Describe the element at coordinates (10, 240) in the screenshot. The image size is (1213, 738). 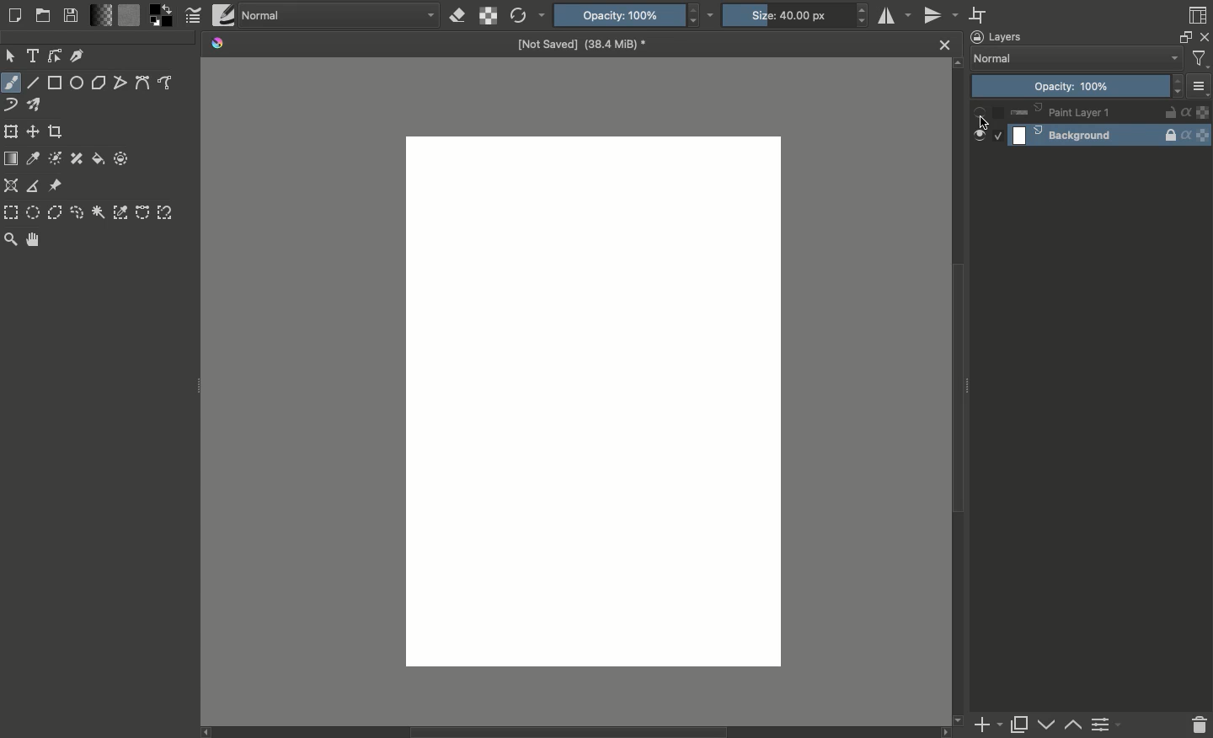
I see `Zoom` at that location.